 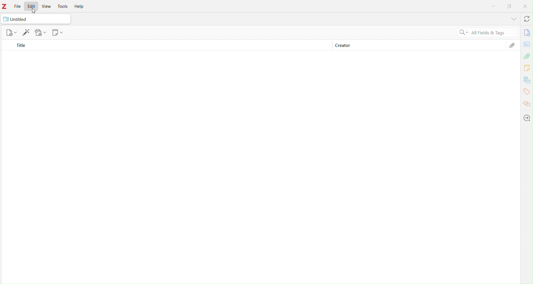 I want to click on Attachment, so click(x=512, y=47).